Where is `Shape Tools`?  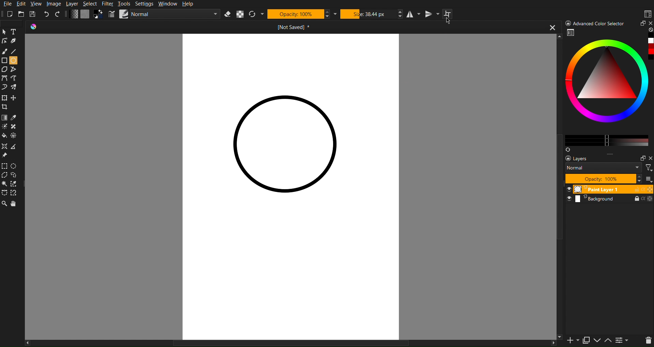 Shape Tools is located at coordinates (4, 61).